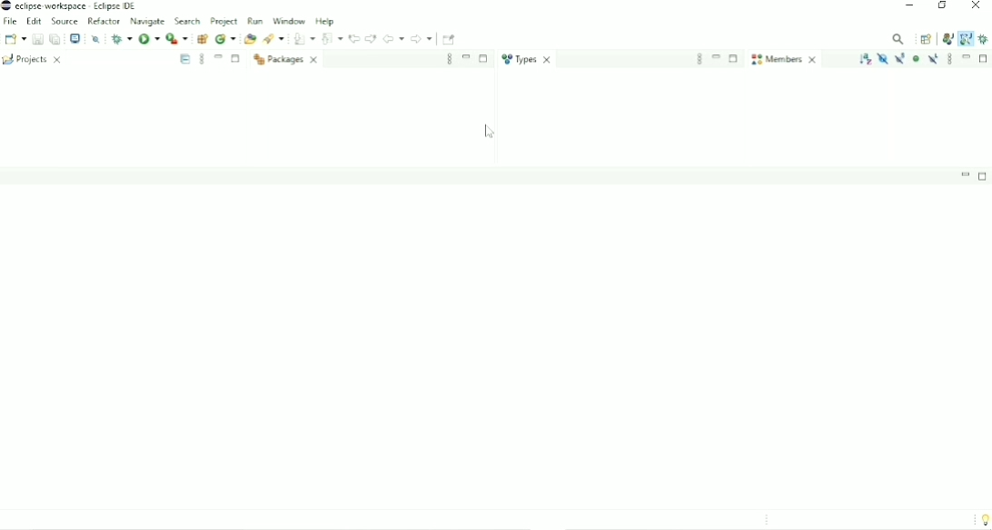  What do you see at coordinates (785, 60) in the screenshot?
I see `Members` at bounding box center [785, 60].